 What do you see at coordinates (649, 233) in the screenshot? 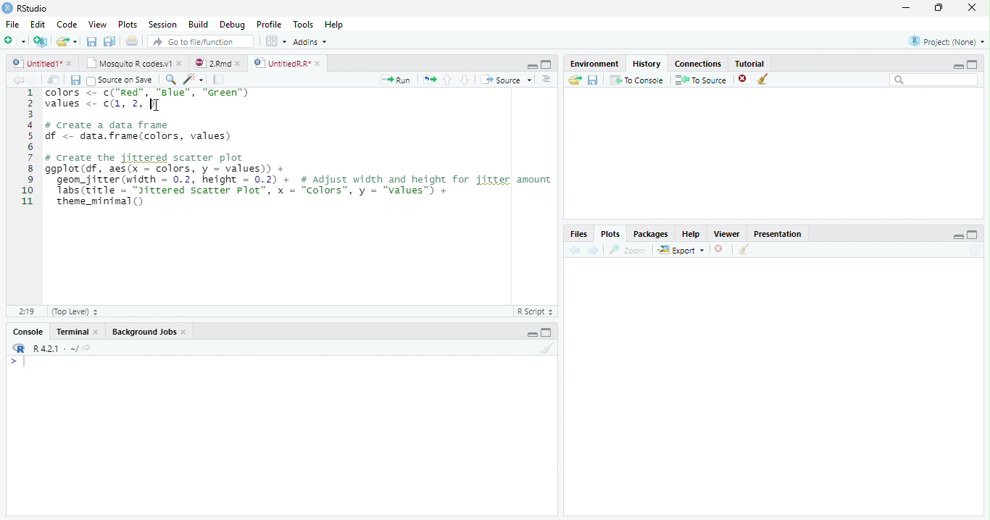
I see `Packages` at bounding box center [649, 233].